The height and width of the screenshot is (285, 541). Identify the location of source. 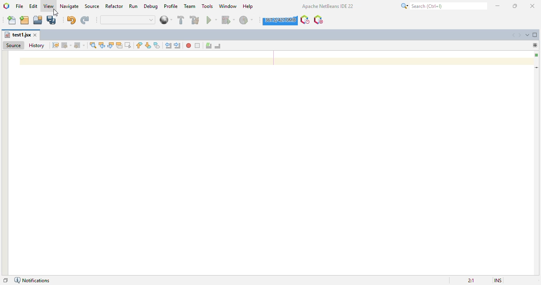
(92, 6).